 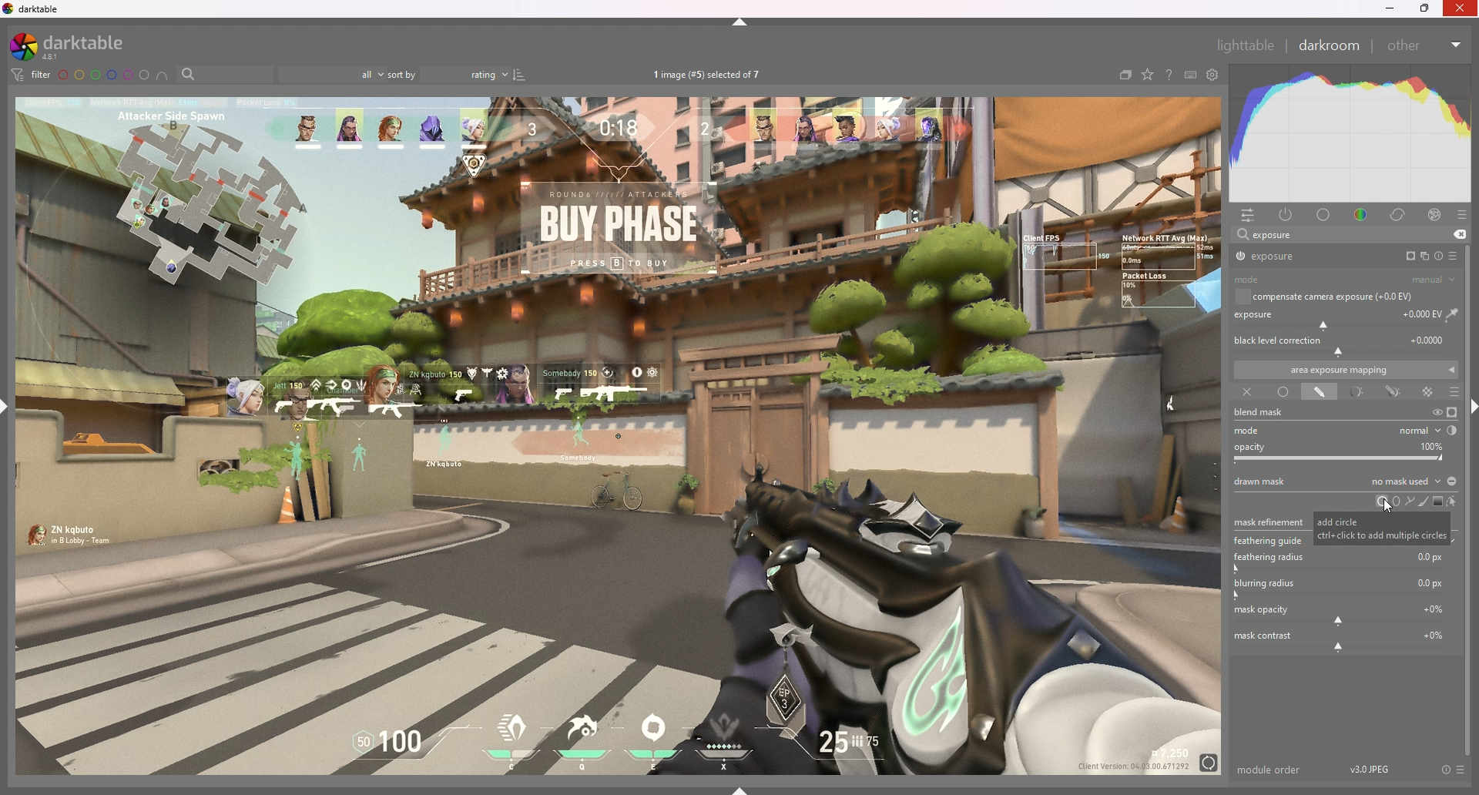 I want to click on scroll bar, so click(x=1473, y=498).